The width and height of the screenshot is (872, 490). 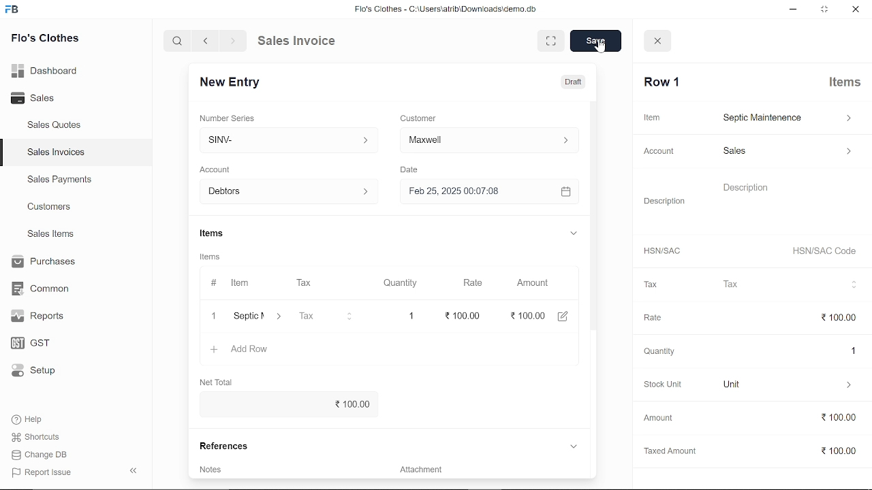 I want to click on Description, so click(x=665, y=199).